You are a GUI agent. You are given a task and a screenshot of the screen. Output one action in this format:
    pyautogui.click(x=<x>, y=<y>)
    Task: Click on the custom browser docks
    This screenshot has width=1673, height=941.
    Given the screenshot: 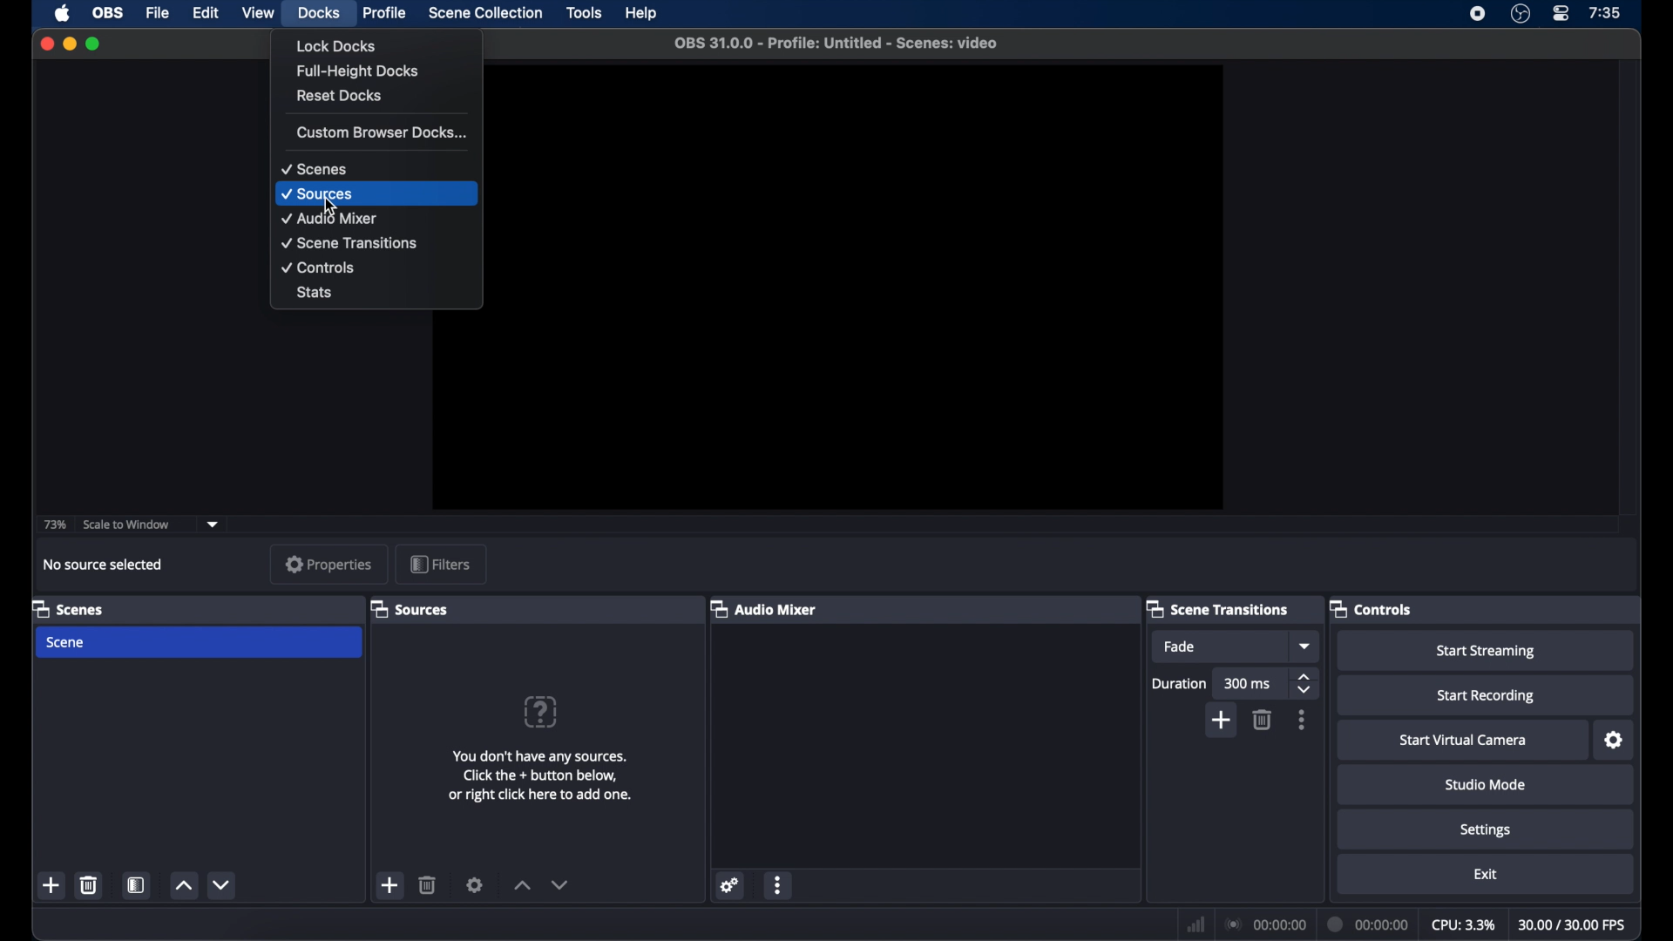 What is the action you would take?
    pyautogui.click(x=383, y=132)
    